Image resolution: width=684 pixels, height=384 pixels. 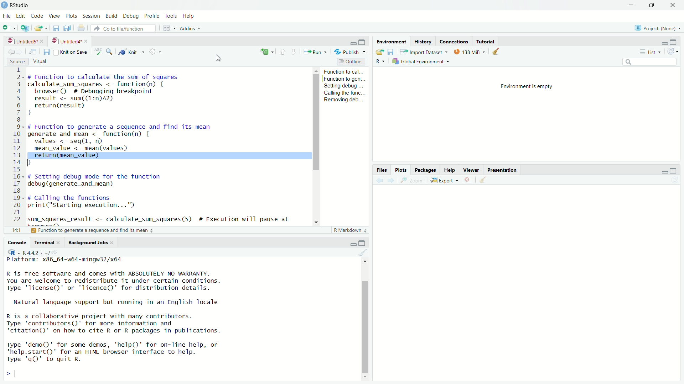 I want to click on show in new window, so click(x=33, y=52).